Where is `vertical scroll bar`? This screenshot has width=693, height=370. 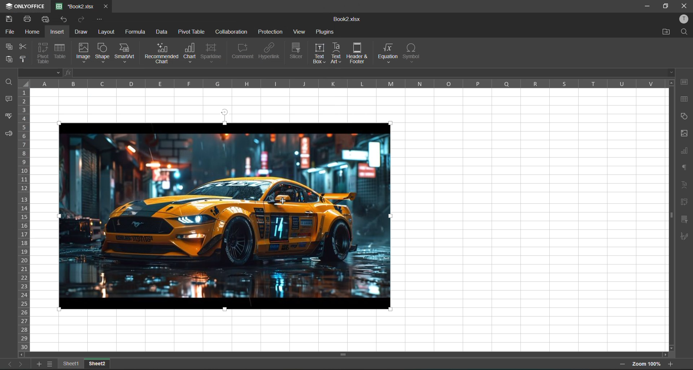 vertical scroll bar is located at coordinates (670, 170).